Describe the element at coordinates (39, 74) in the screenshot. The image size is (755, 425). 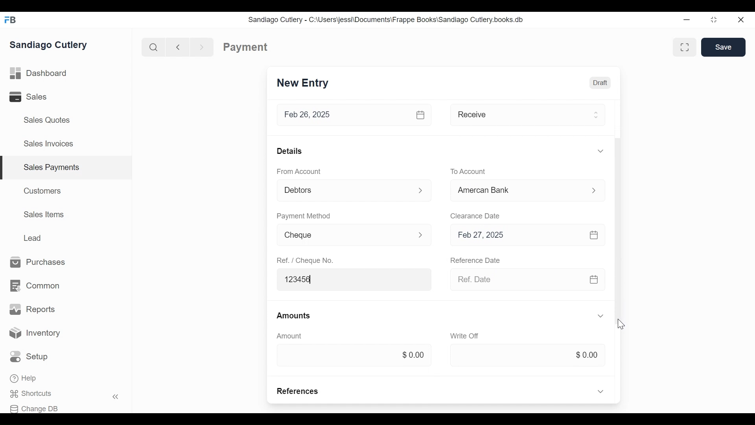
I see `Dashboard` at that location.